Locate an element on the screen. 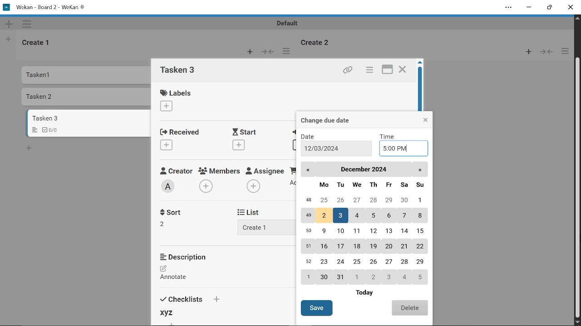 This screenshot has width=581, height=326. Change due date is located at coordinates (335, 120).